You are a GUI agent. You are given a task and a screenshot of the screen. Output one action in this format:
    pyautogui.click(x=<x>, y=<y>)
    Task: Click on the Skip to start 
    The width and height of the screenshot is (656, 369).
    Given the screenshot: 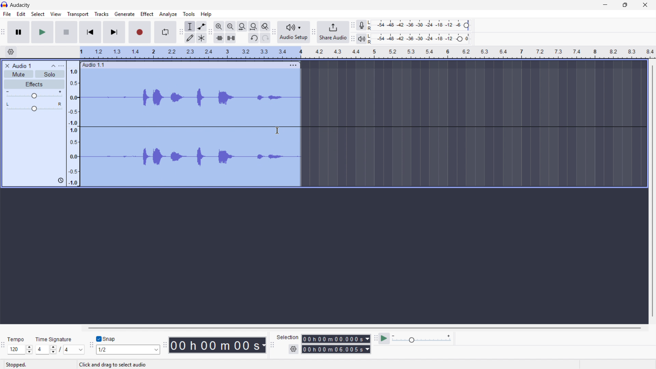 What is the action you would take?
    pyautogui.click(x=90, y=32)
    